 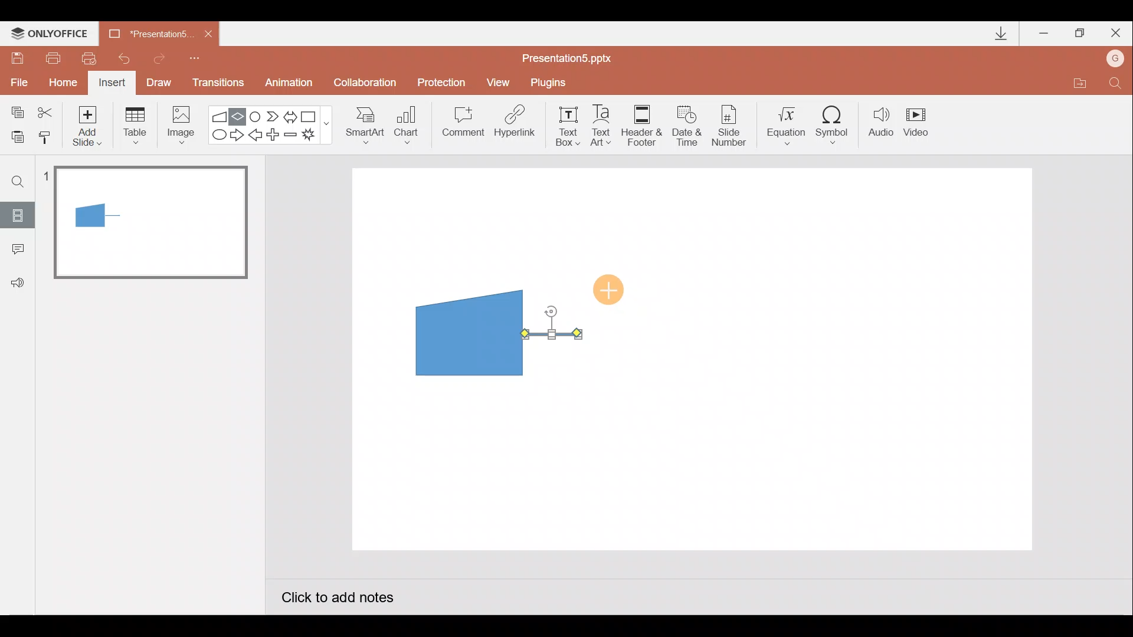 What do you see at coordinates (732, 126) in the screenshot?
I see `Slide number` at bounding box center [732, 126].